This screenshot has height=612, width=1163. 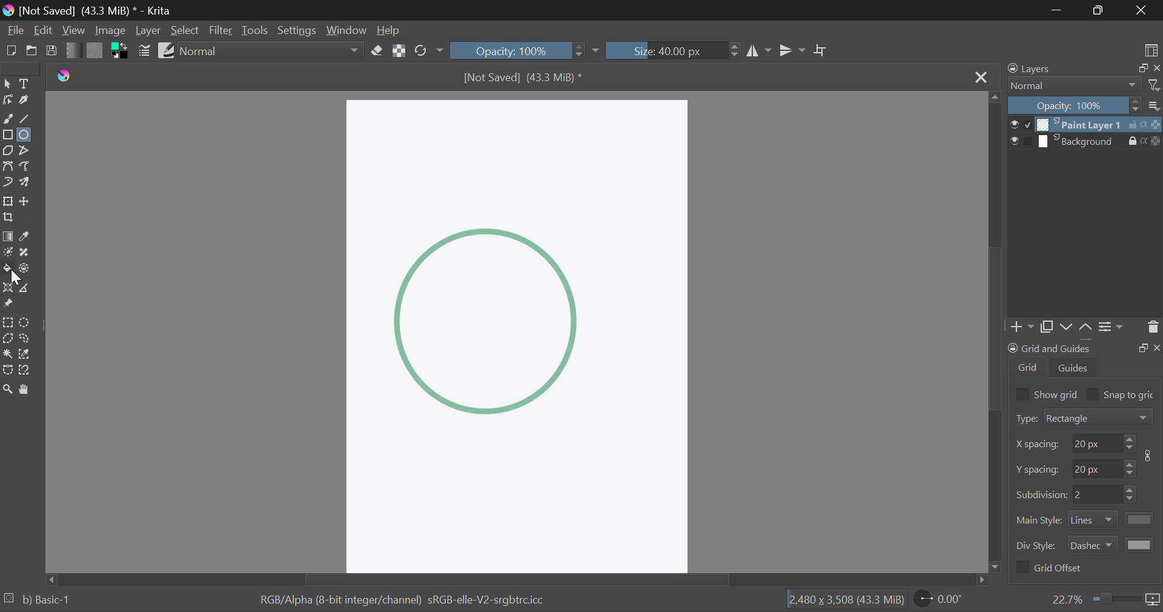 What do you see at coordinates (1101, 10) in the screenshot?
I see `Minimize` at bounding box center [1101, 10].